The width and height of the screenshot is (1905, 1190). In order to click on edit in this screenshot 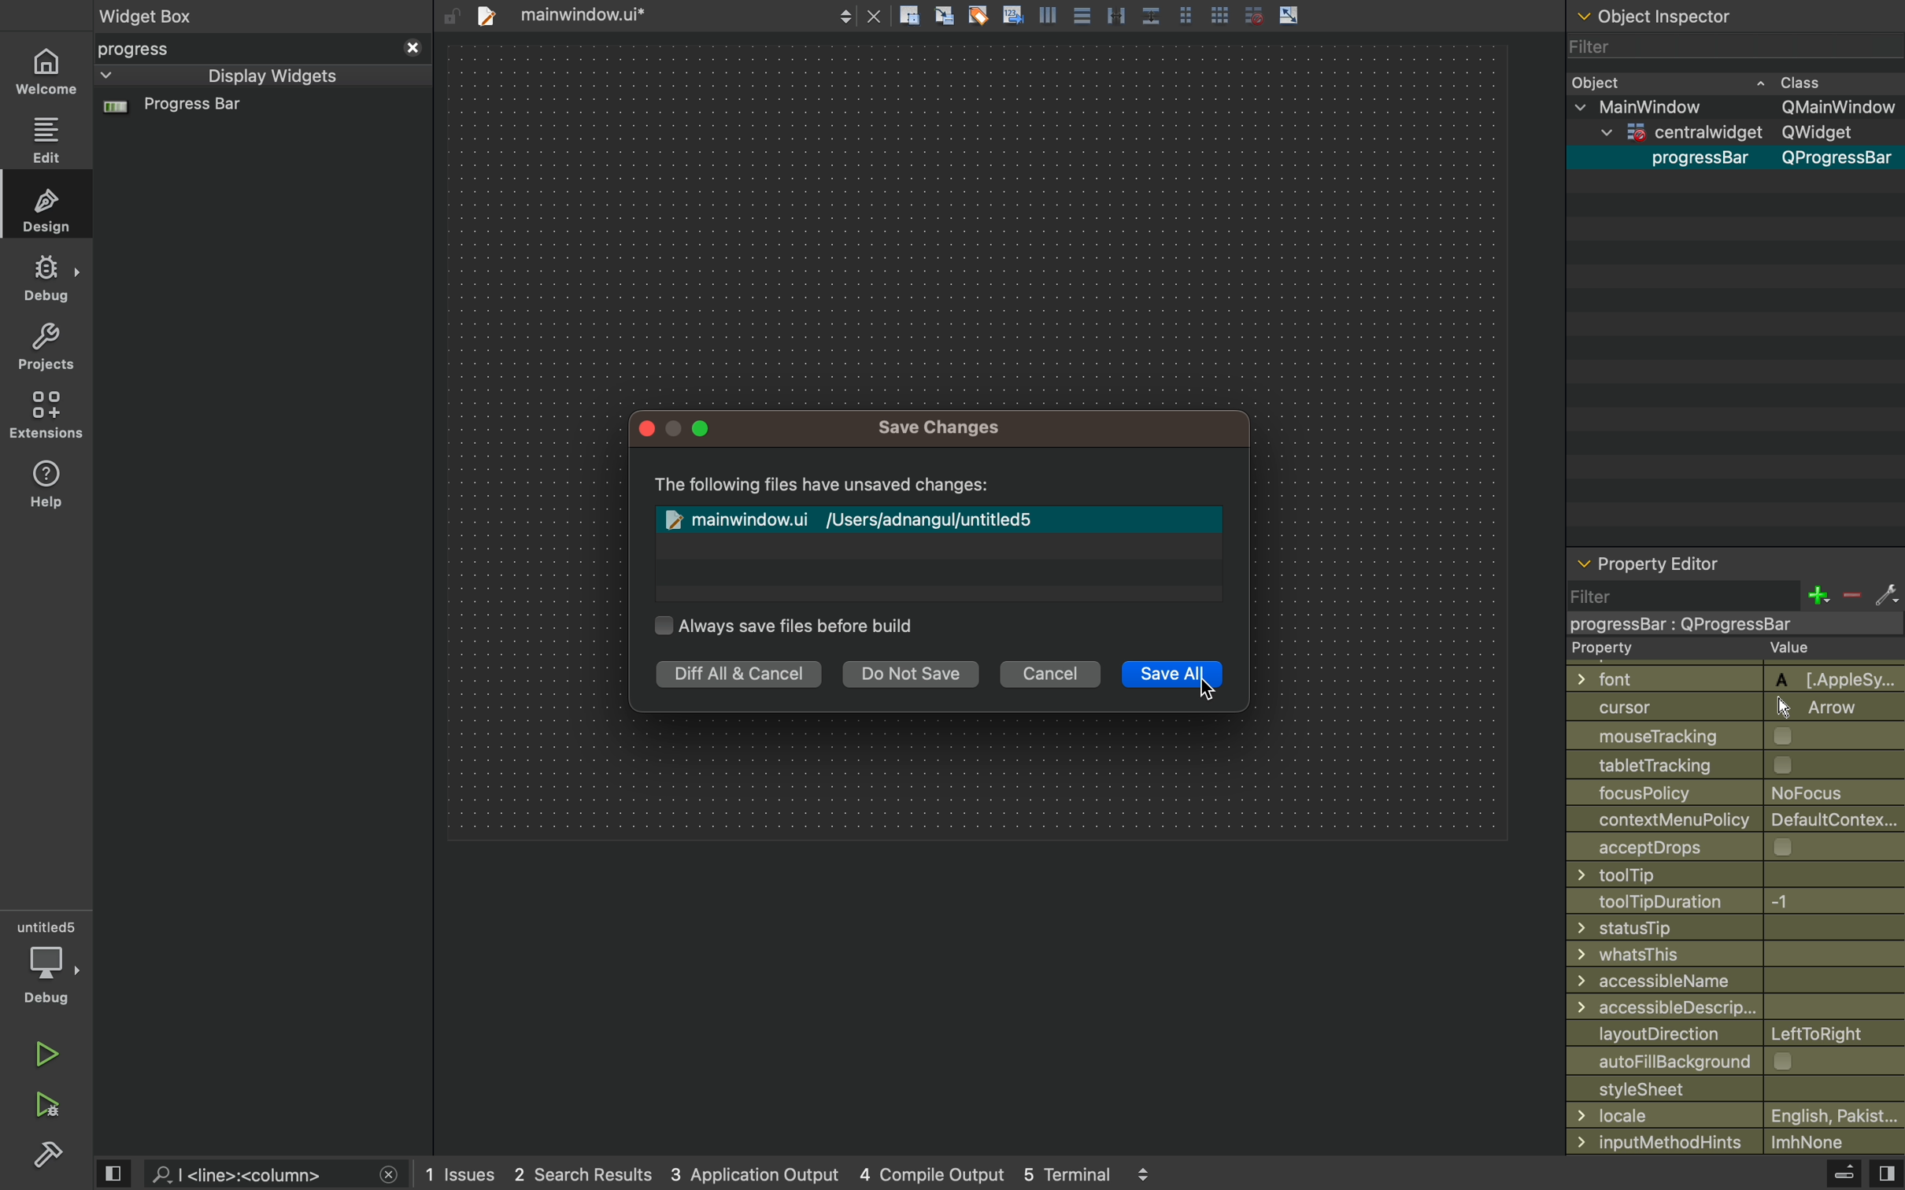, I will do `click(47, 140)`.